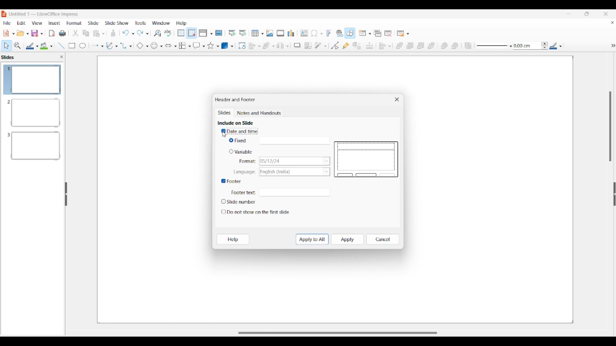  I want to click on Write, so click(110, 45).